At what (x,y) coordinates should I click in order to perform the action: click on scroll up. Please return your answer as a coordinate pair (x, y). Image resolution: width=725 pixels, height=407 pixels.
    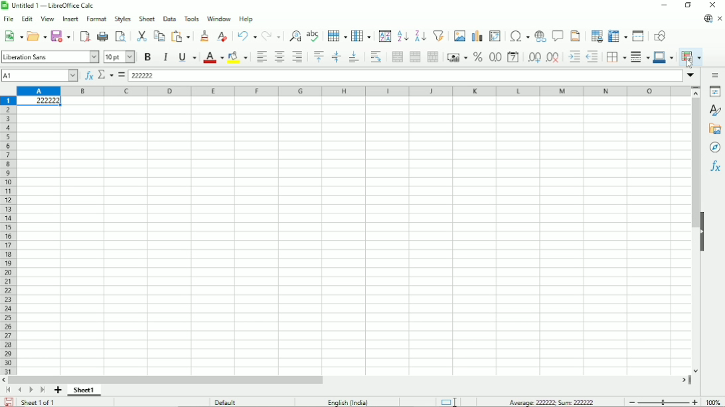
    Looking at the image, I should click on (696, 93).